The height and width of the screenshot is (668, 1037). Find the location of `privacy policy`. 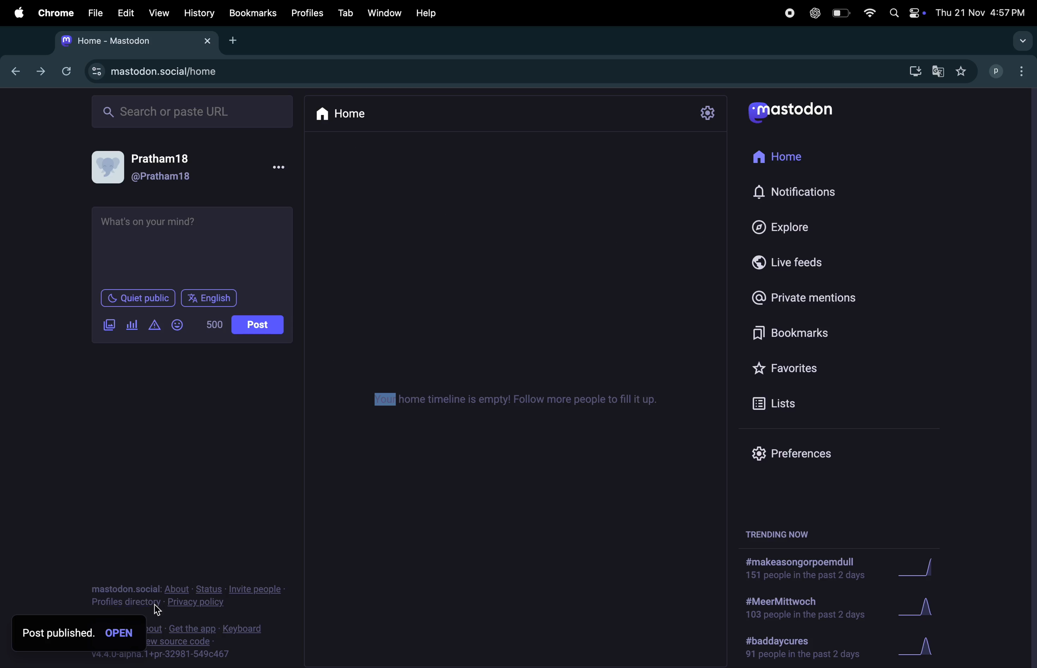

privacy policy is located at coordinates (188, 597).